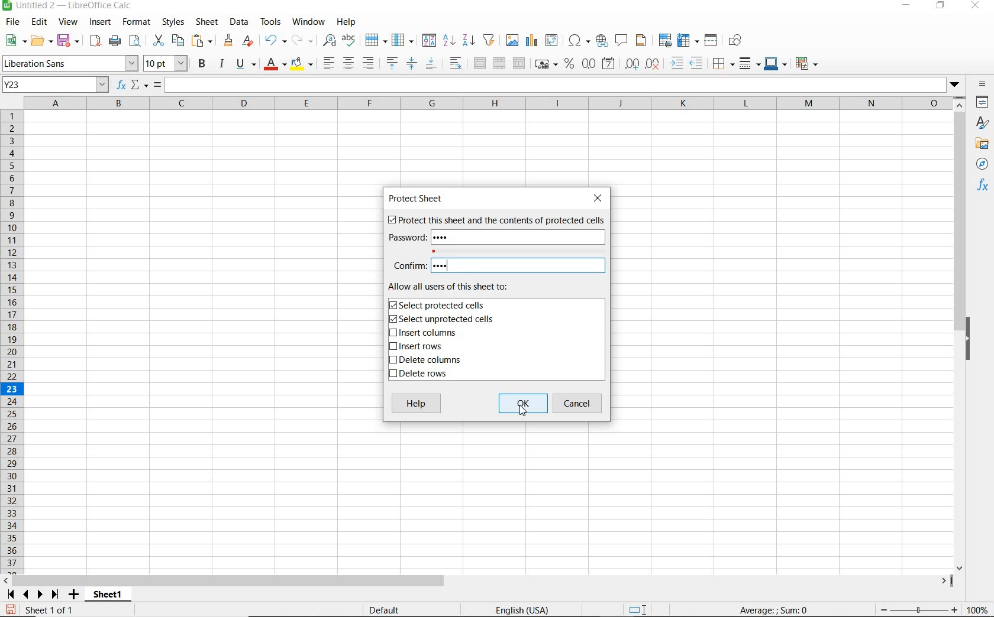 The image size is (994, 617). What do you see at coordinates (608, 64) in the screenshot?
I see `FORMAT AS DATE` at bounding box center [608, 64].